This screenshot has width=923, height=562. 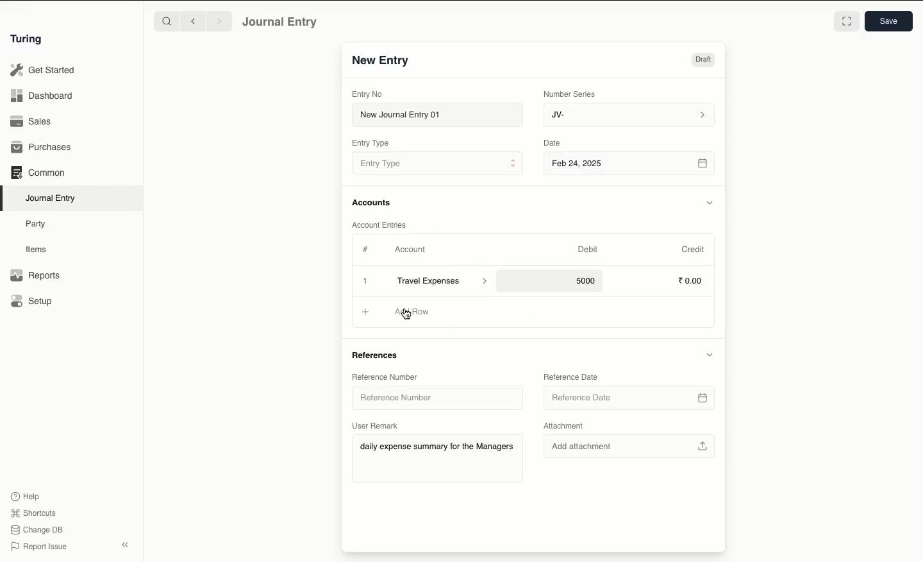 I want to click on Account, so click(x=411, y=250).